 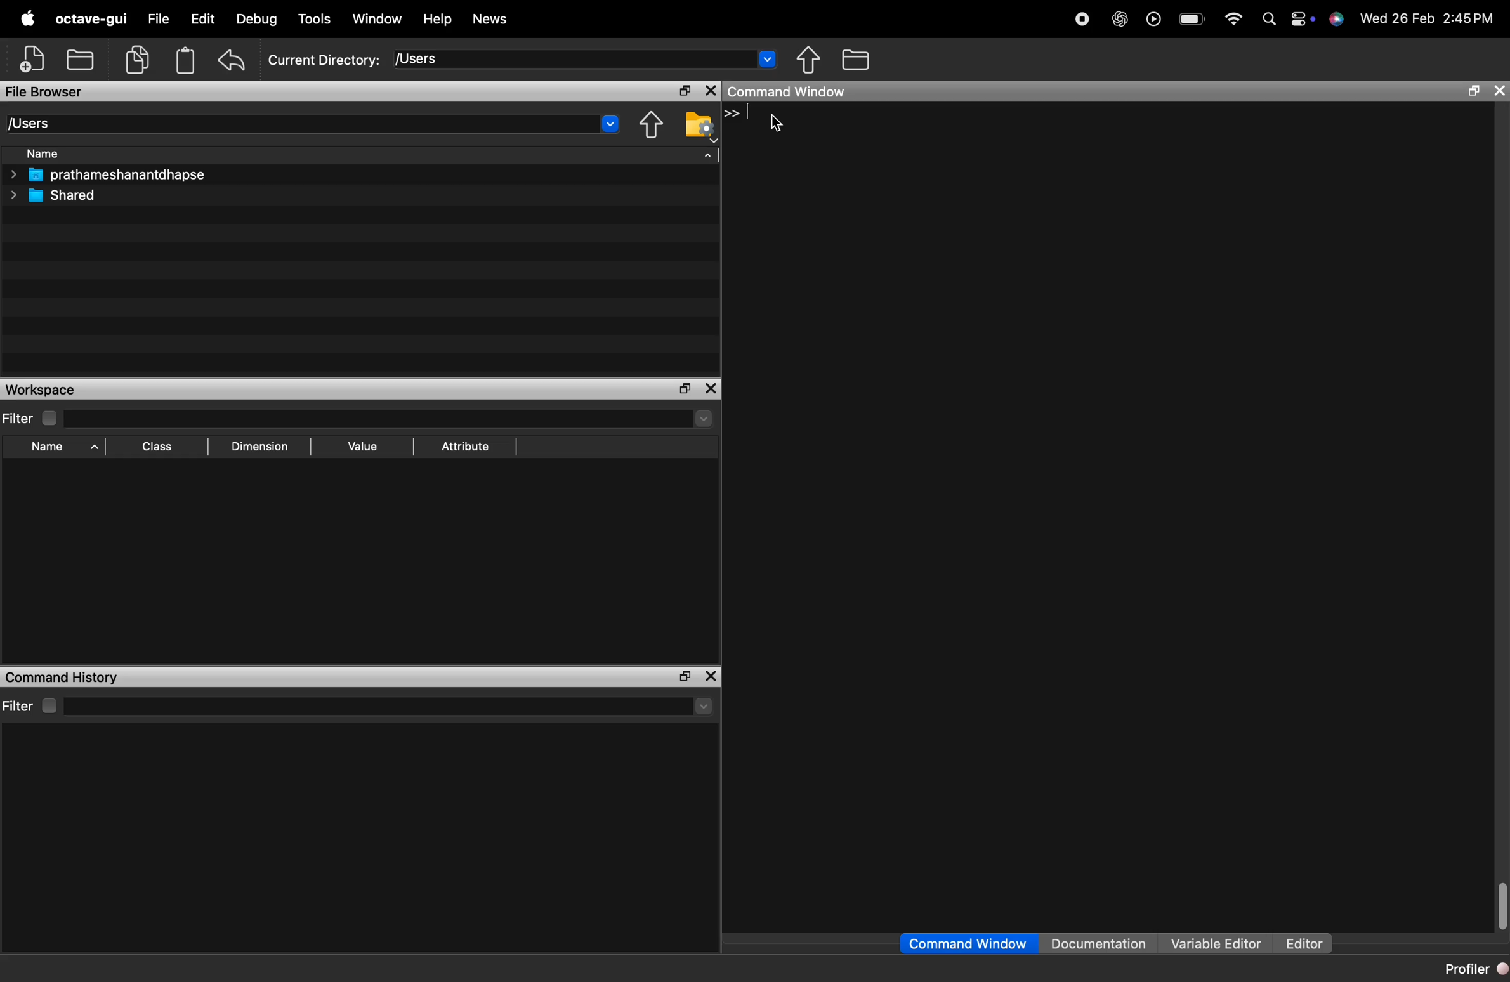 I want to click on prathameshanantdhapse, so click(x=119, y=176).